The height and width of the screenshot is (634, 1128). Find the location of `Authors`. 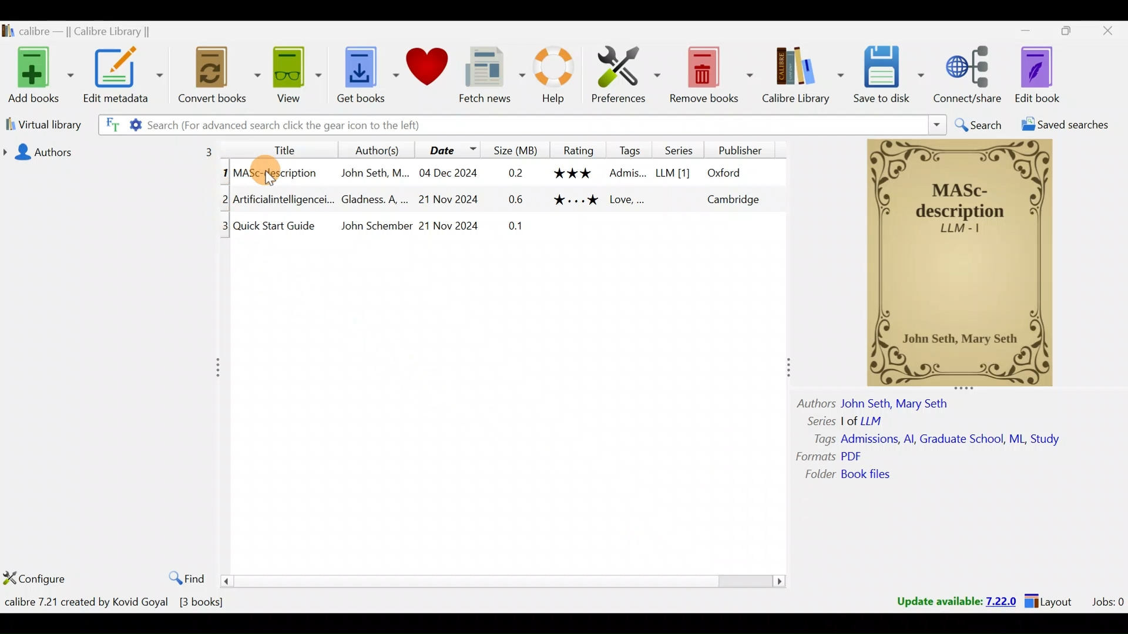

Authors is located at coordinates (110, 153).